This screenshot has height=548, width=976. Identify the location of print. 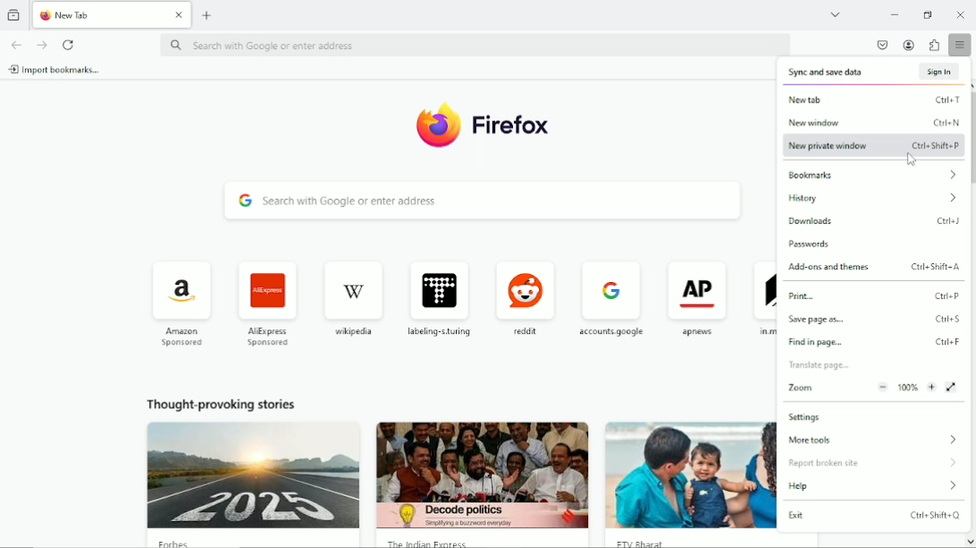
(875, 295).